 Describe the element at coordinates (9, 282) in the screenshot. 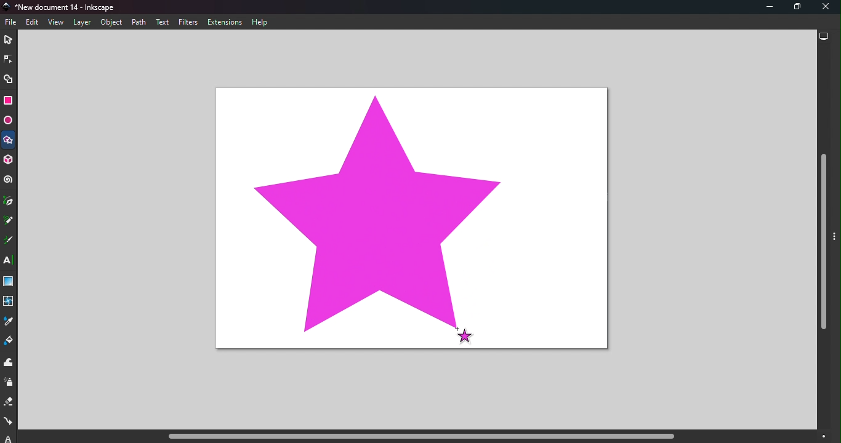

I see `Gradient tool` at that location.